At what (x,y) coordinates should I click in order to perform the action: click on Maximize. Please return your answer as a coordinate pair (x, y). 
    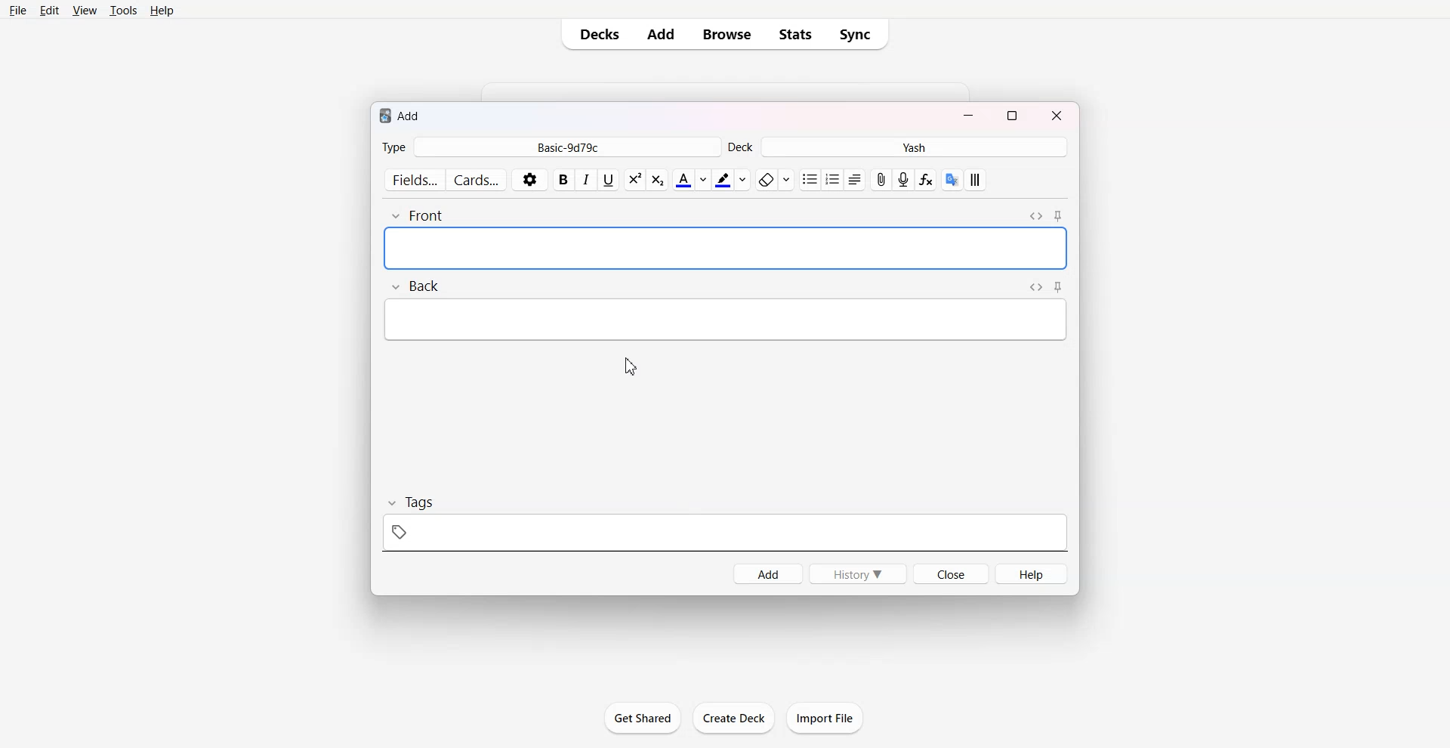
    Looking at the image, I should click on (1013, 114).